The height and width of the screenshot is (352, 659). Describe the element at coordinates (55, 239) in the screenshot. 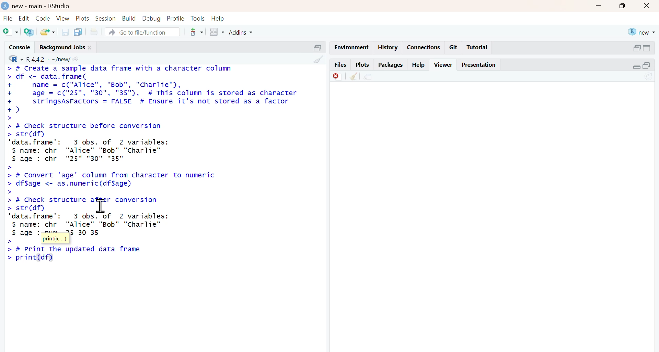

I see `print(x, ...)` at that location.